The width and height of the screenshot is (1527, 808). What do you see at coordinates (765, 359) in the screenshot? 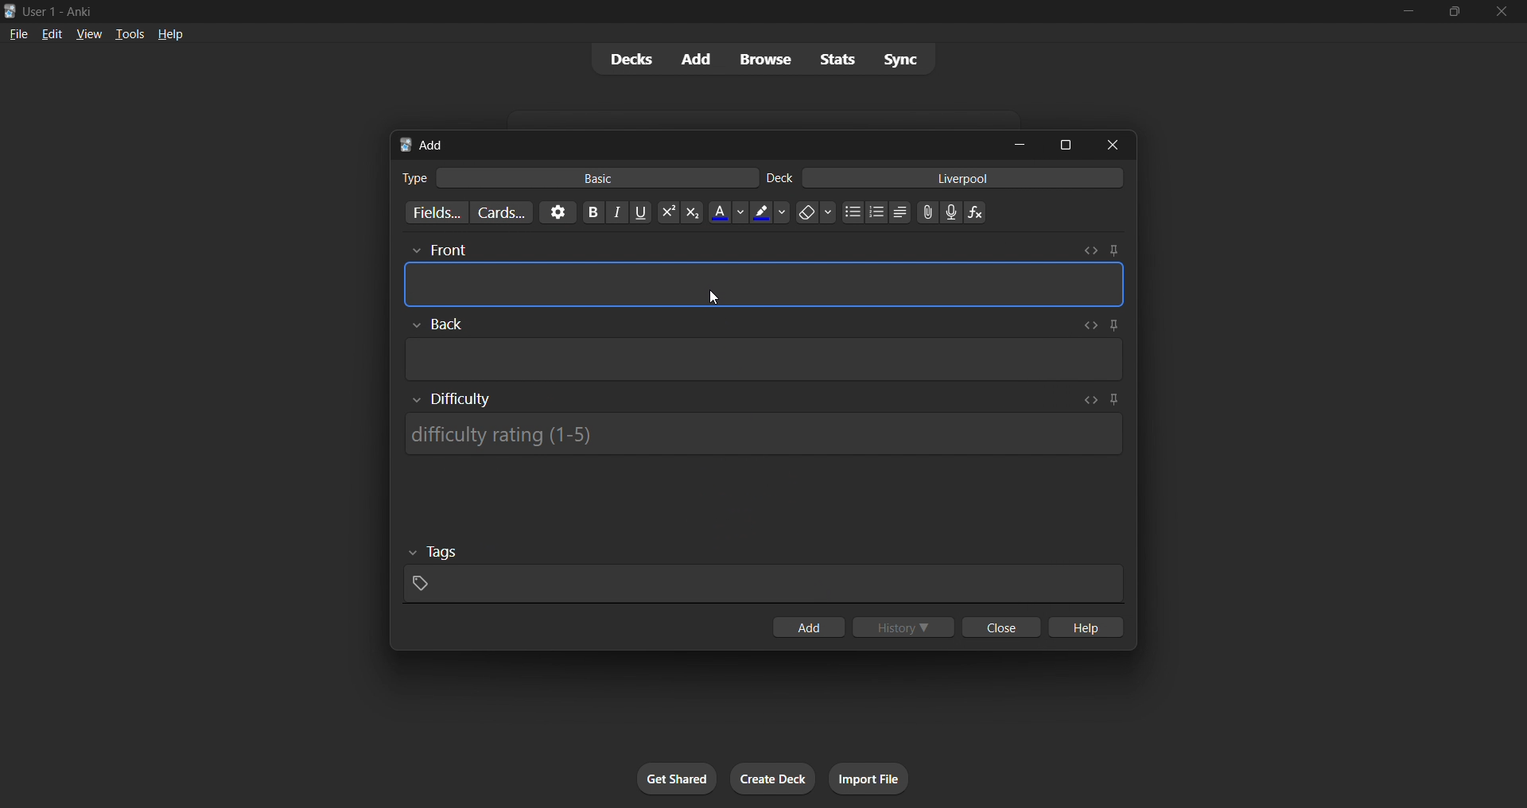
I see `card back input` at bounding box center [765, 359].